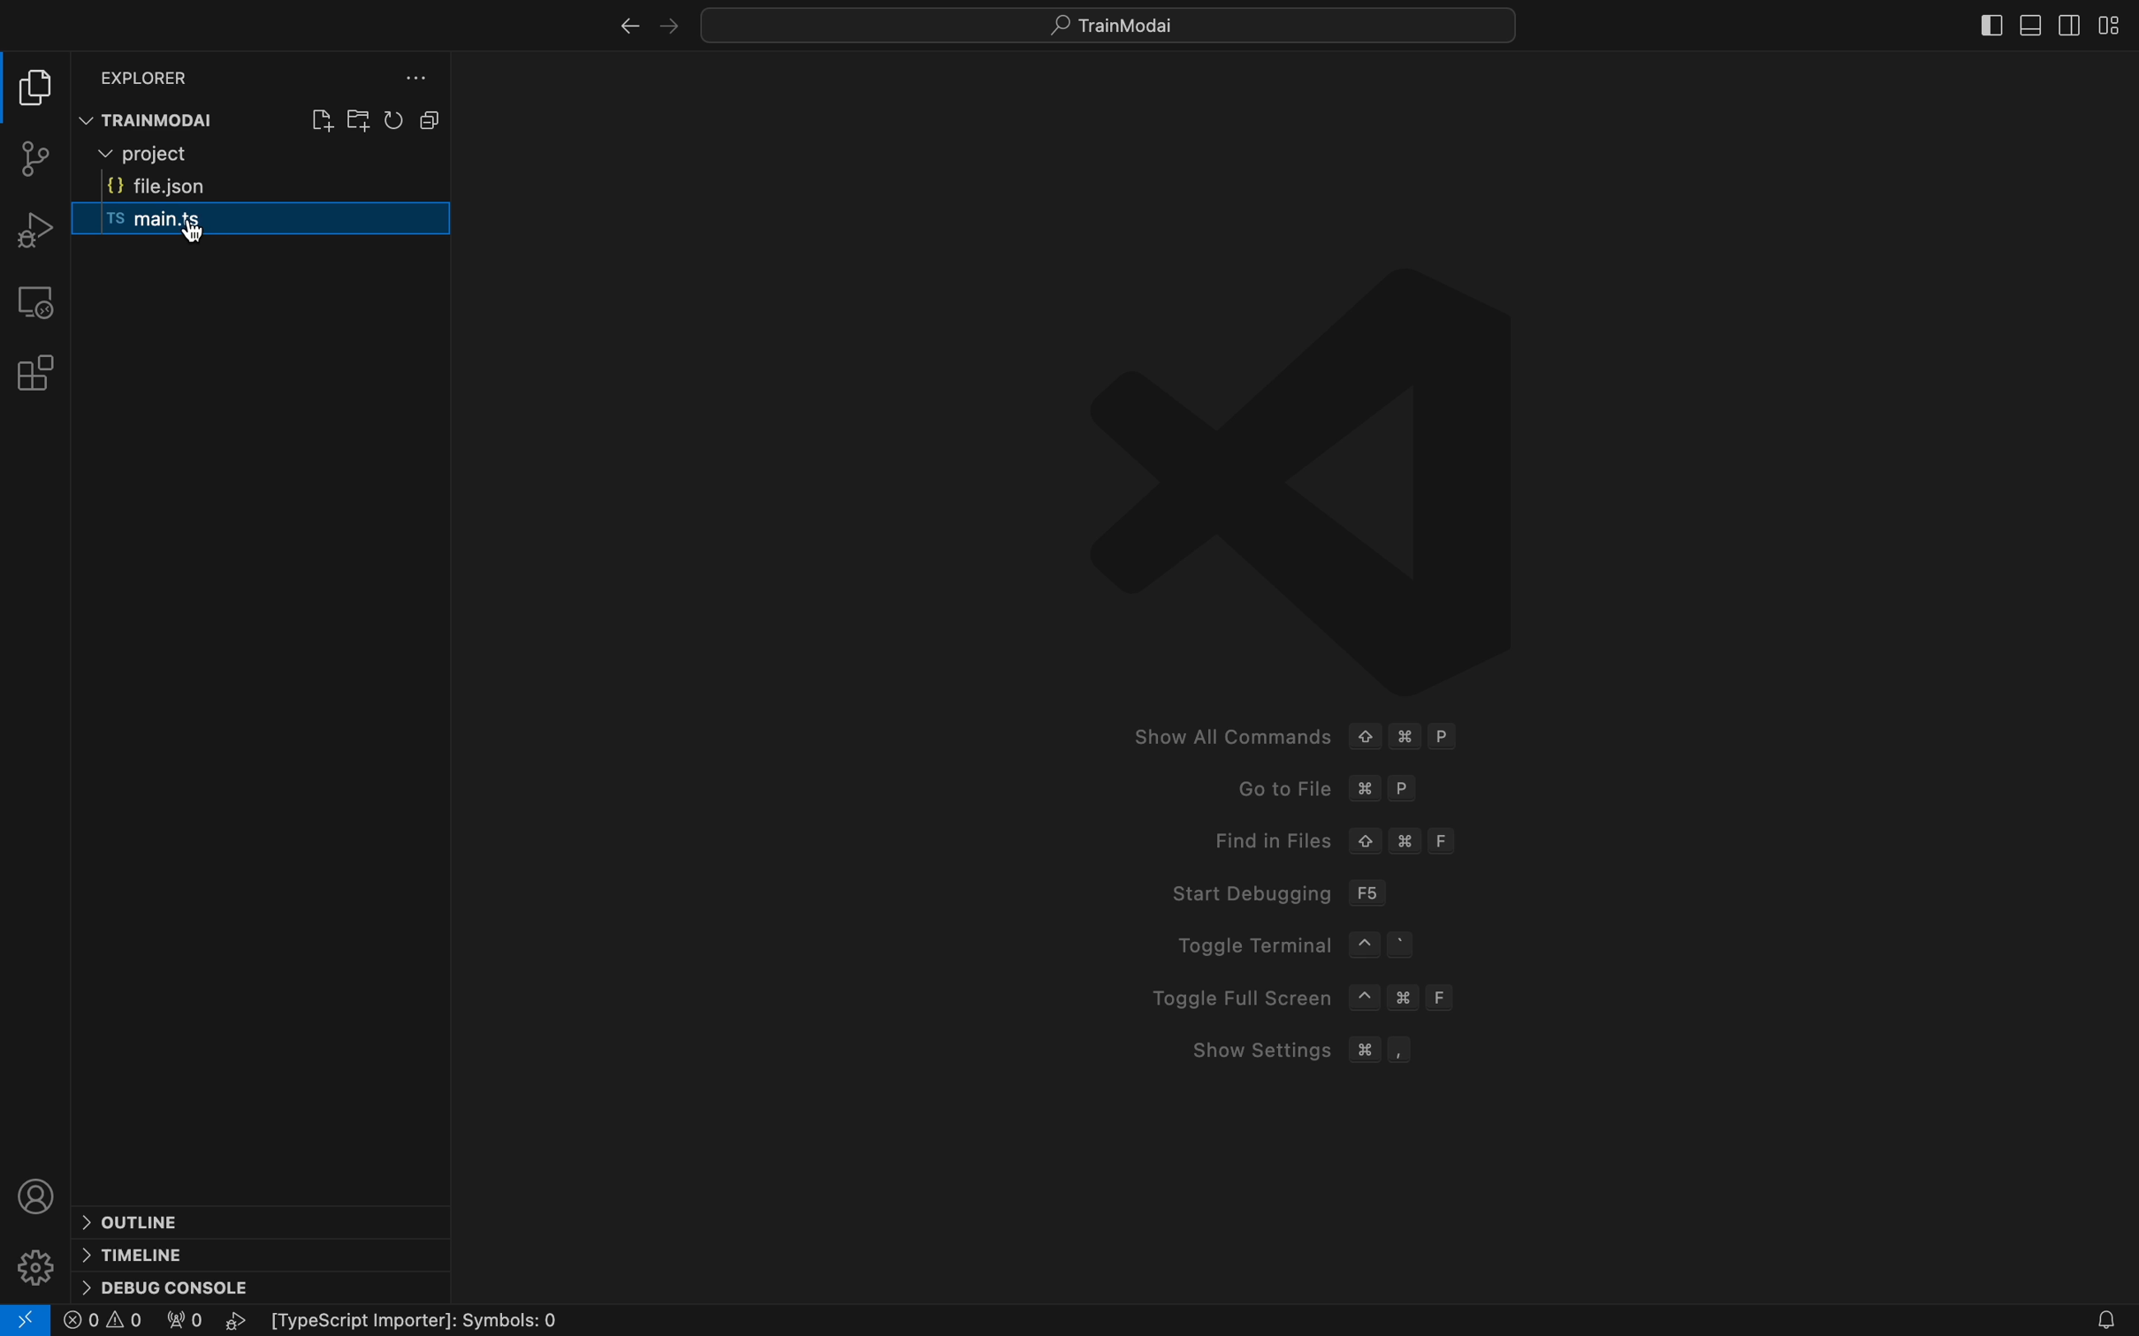  Describe the element at coordinates (395, 124) in the screenshot. I see `reload` at that location.